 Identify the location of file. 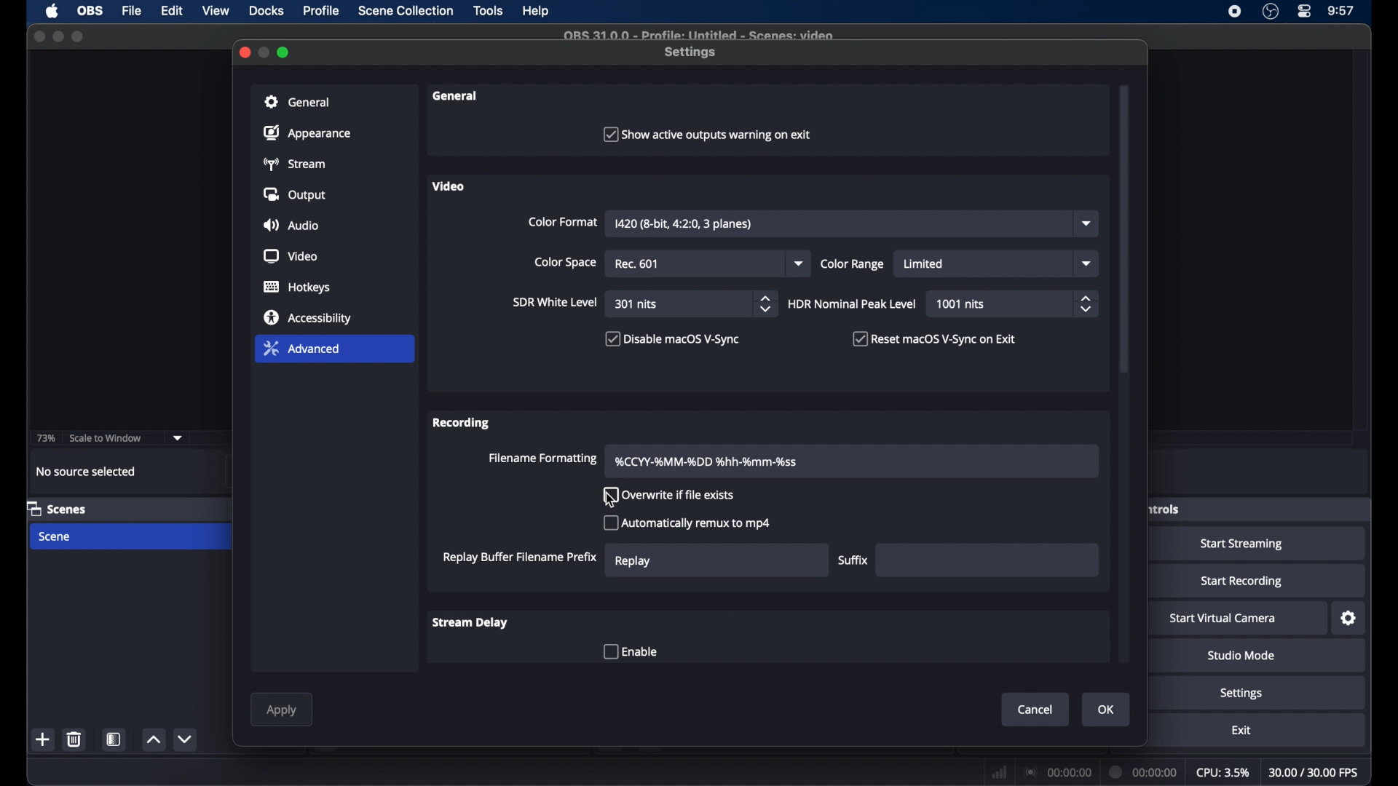
(133, 12).